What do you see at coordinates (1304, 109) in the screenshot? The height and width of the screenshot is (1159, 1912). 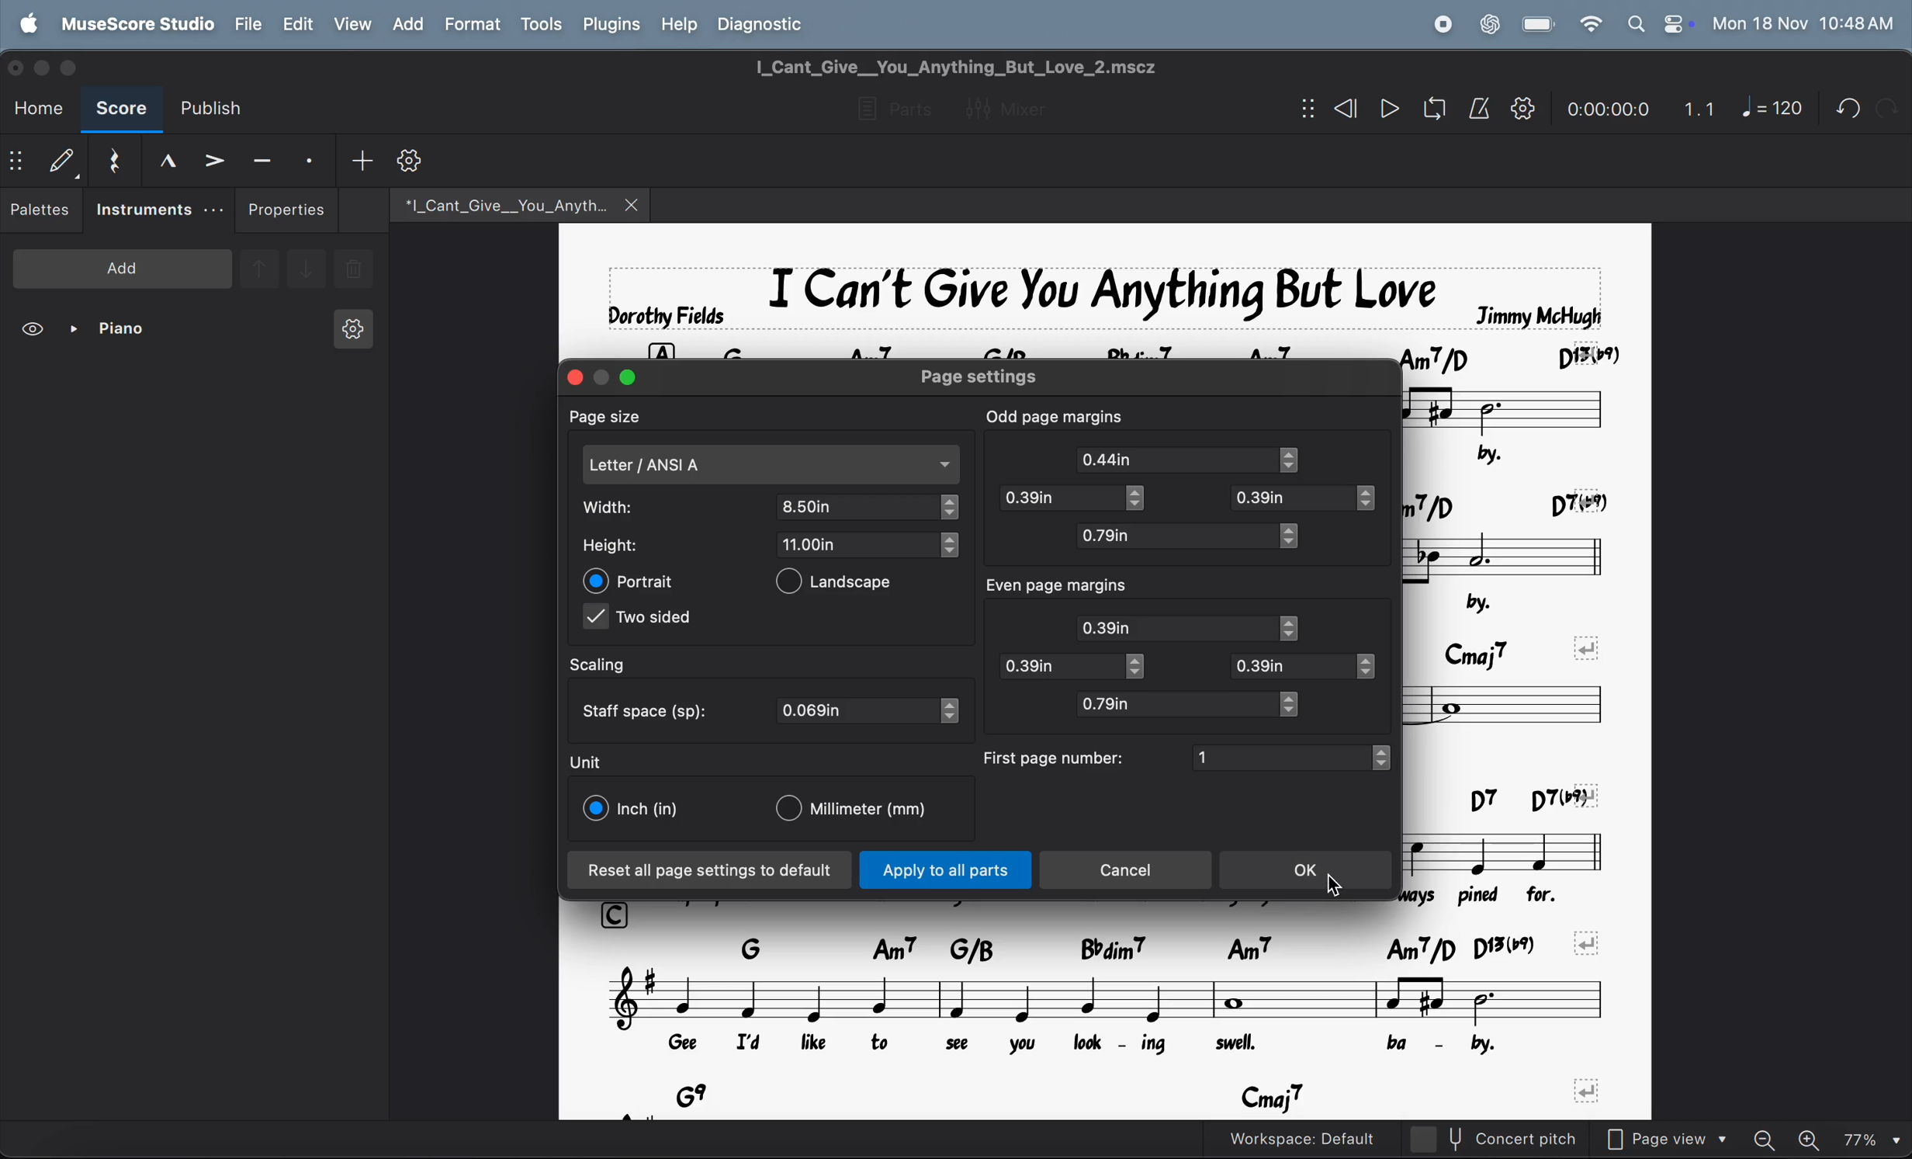 I see `show/hide` at bounding box center [1304, 109].